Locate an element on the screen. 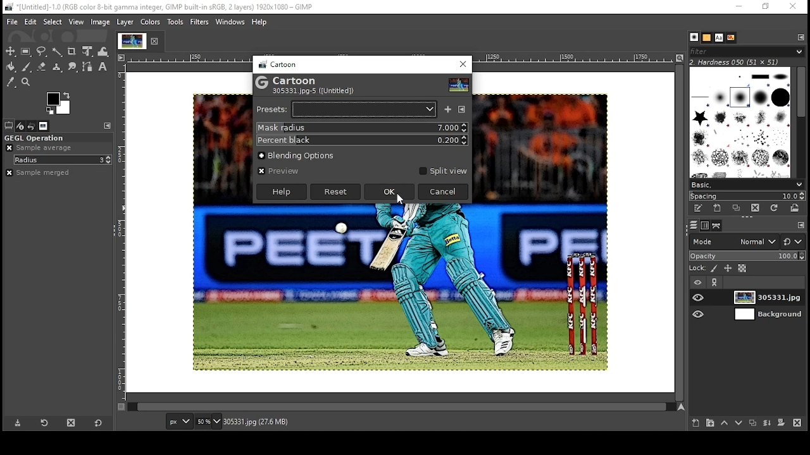 The width and height of the screenshot is (810, 455). layer visibility is located at coordinates (699, 282).